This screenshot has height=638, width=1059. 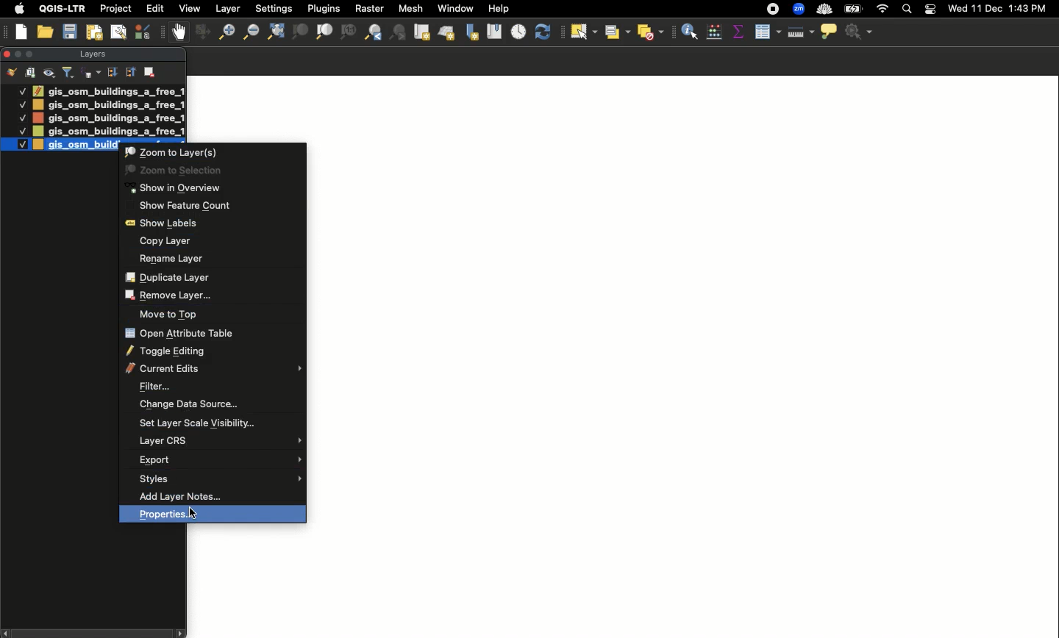 I want to click on Select features by value , so click(x=616, y=32).